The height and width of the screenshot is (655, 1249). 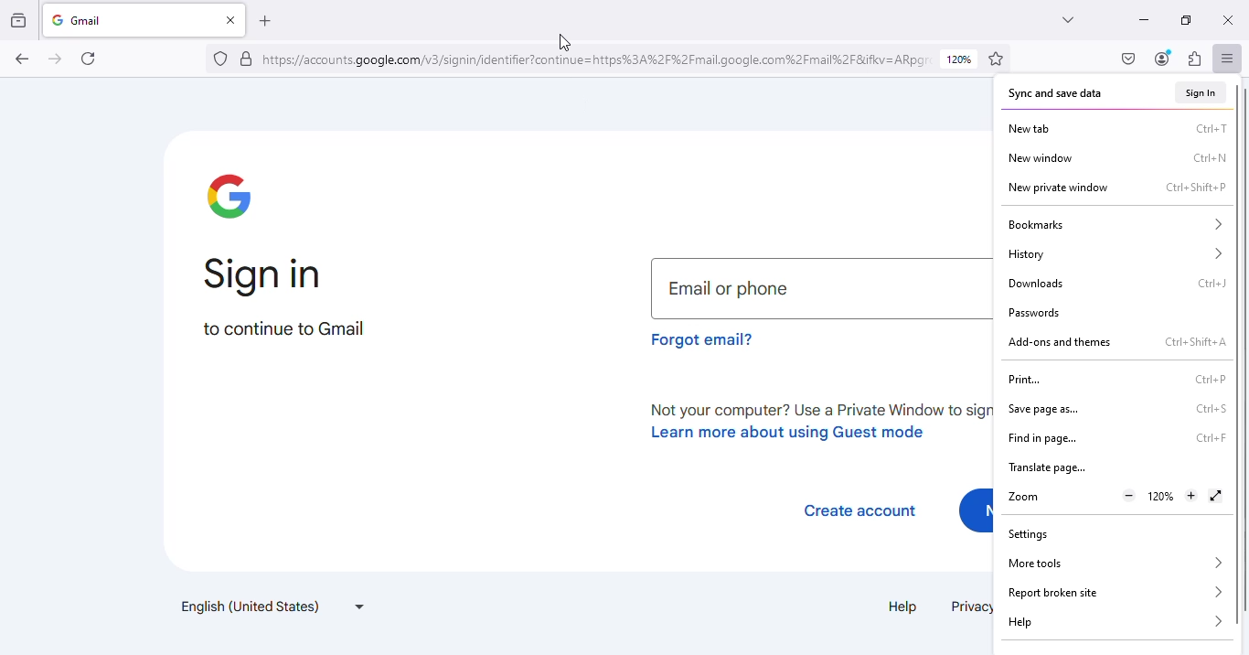 I want to click on view recent browsing across windows and devices, so click(x=19, y=20).